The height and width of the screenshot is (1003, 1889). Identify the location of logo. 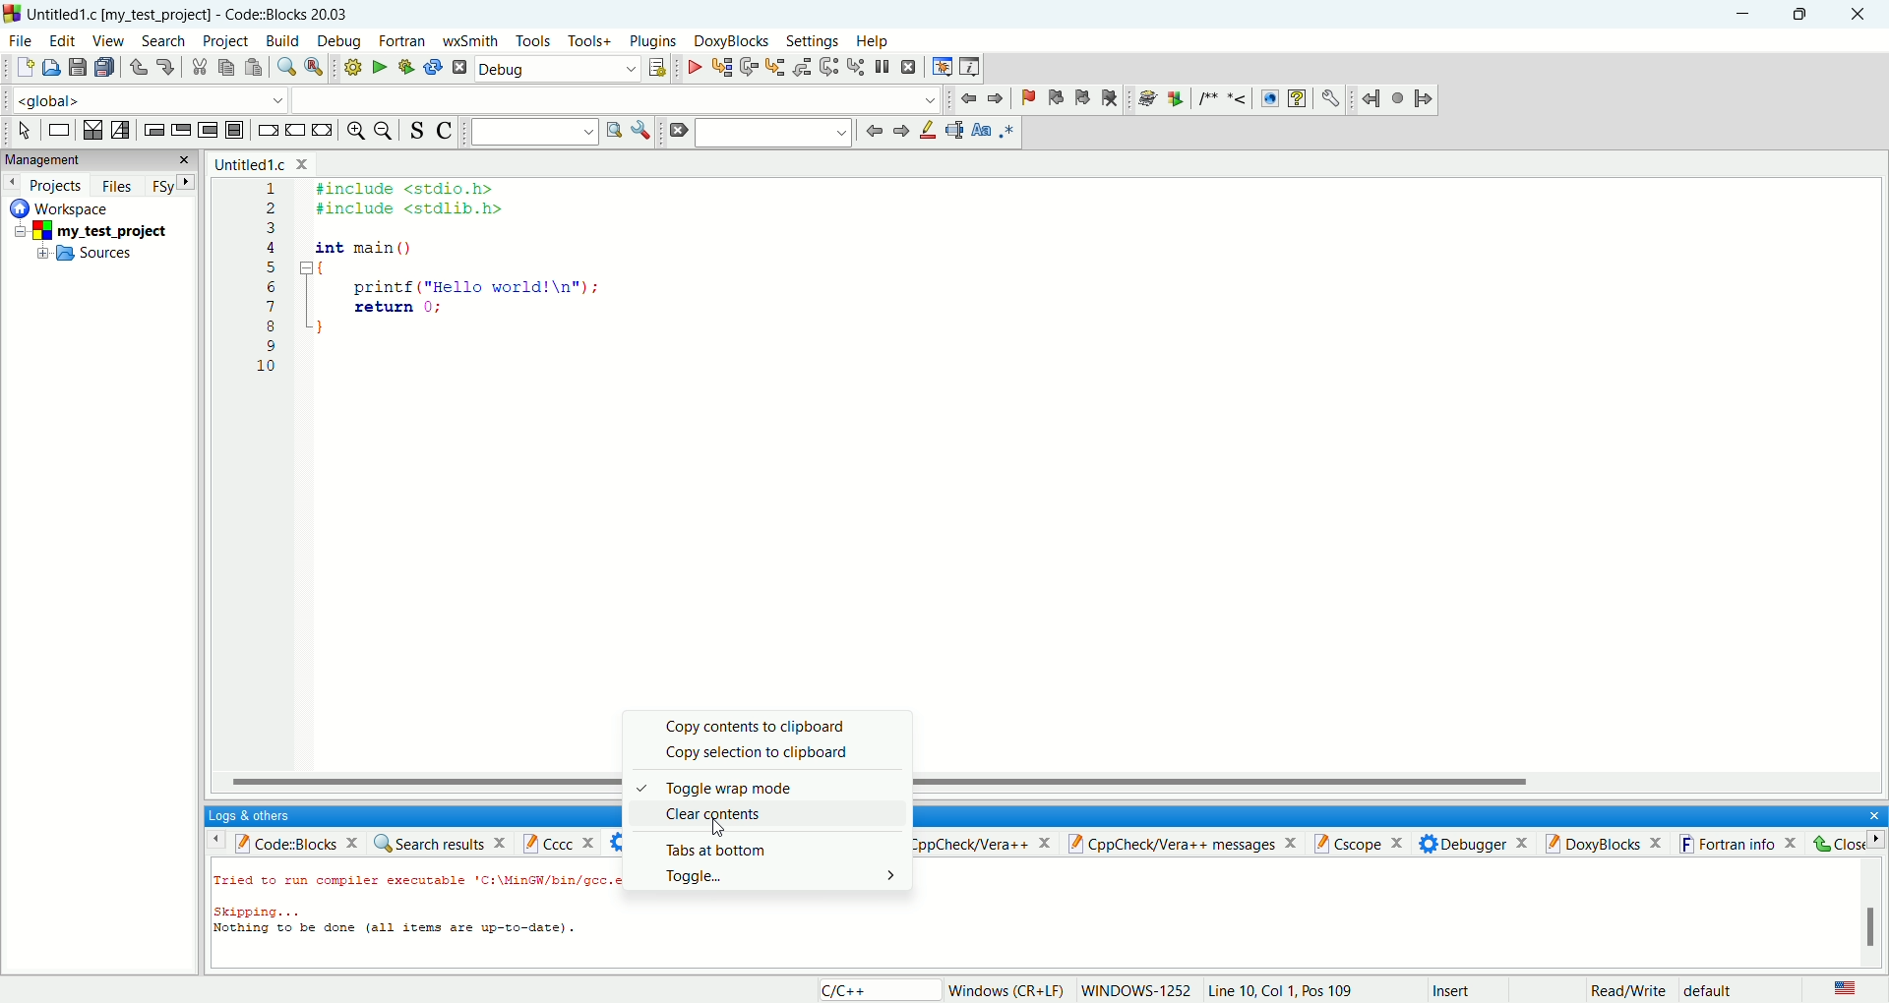
(12, 14).